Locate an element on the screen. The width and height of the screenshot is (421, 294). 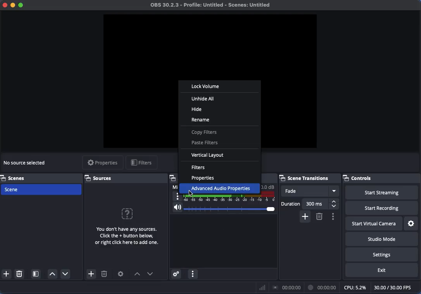
No source selected is located at coordinates (125, 225).